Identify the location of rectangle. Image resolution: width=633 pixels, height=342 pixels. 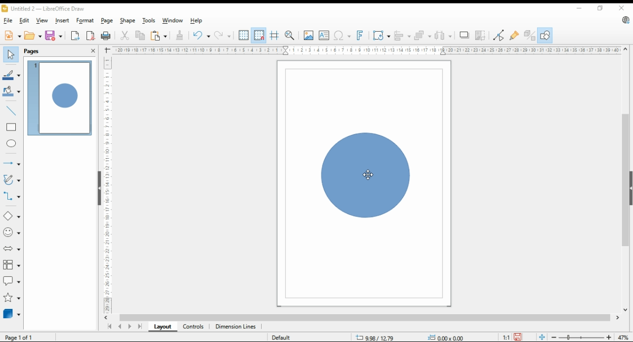
(11, 128).